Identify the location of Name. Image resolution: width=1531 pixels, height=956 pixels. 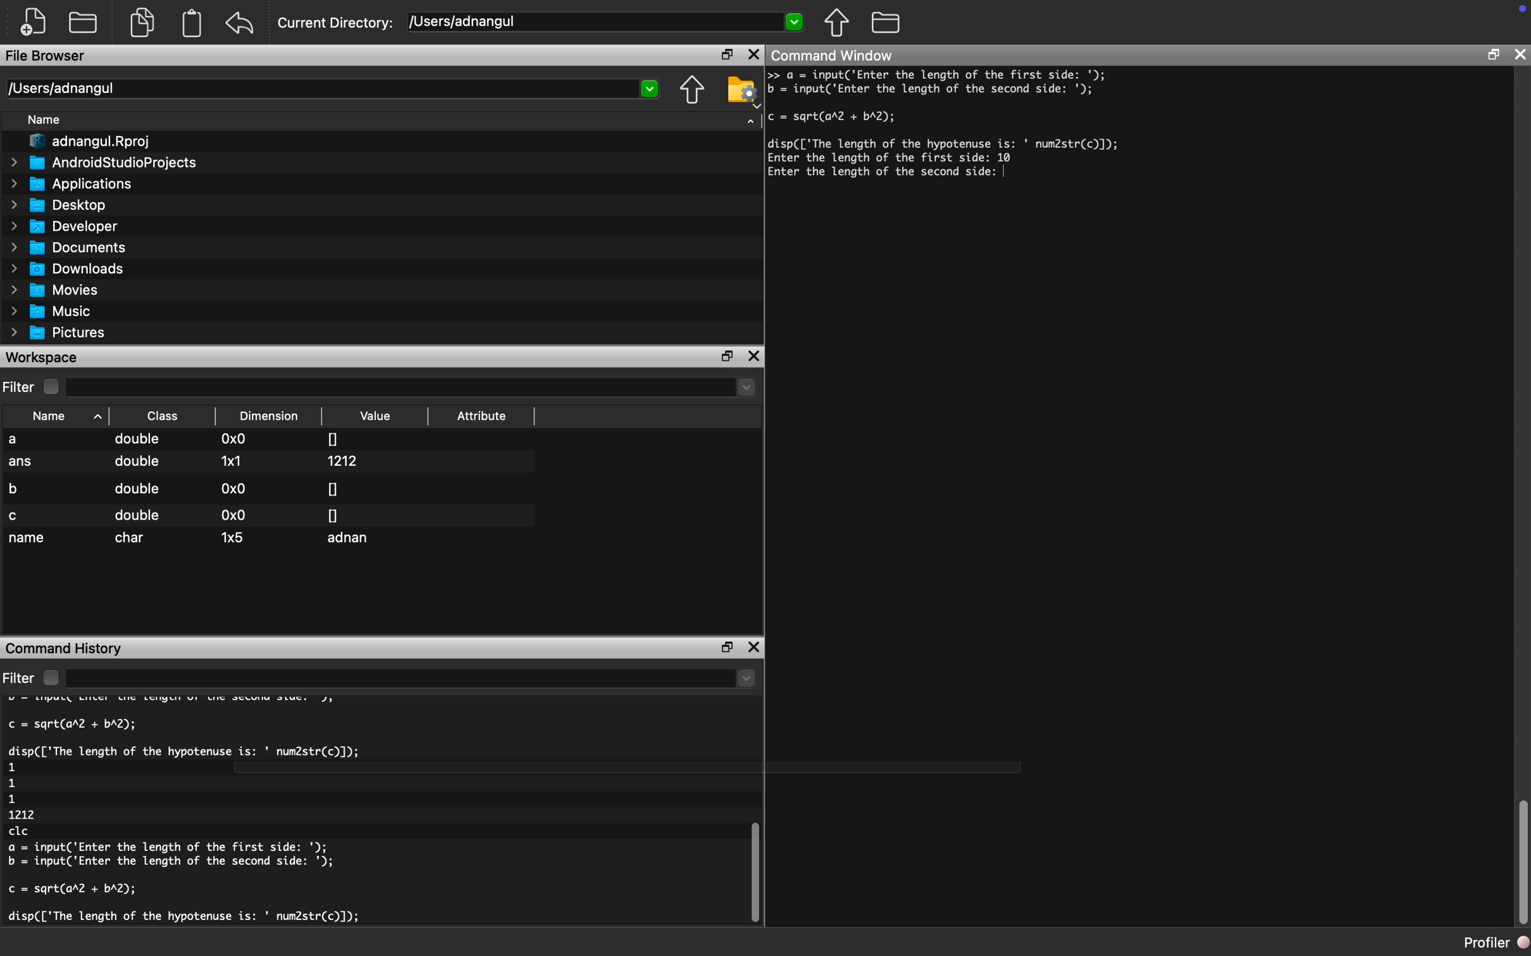
(59, 415).